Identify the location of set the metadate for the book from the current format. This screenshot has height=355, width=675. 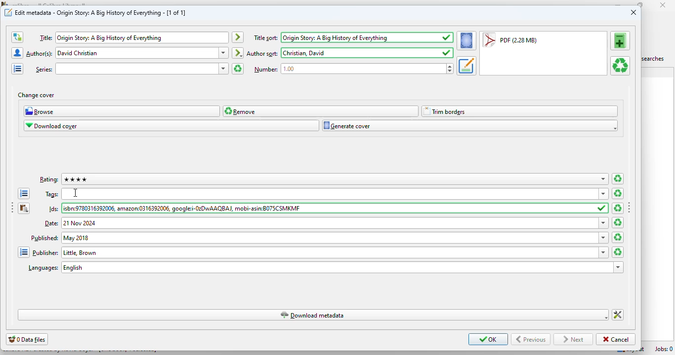
(466, 66).